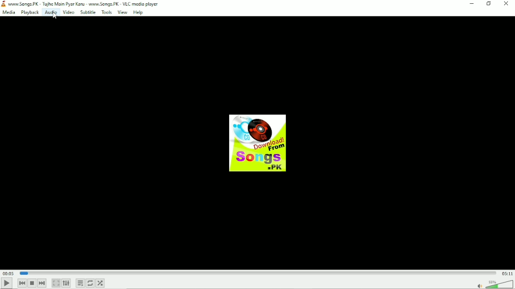 The width and height of the screenshot is (515, 289). Describe the element at coordinates (29, 13) in the screenshot. I see `Playback` at that location.